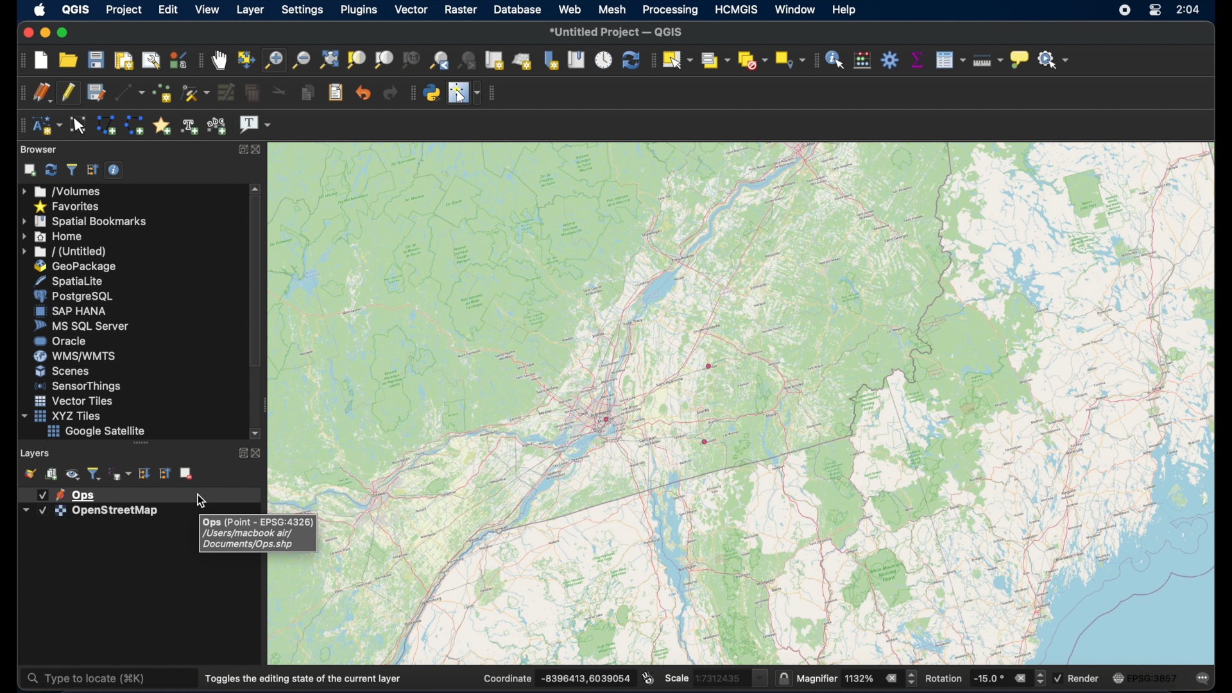  I want to click on expand, so click(241, 454).